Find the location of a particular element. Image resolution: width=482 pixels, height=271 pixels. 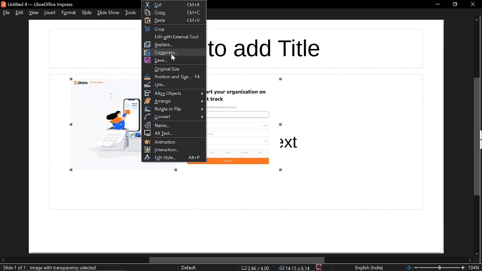

vertical scrollbar is located at coordinates (477, 137).